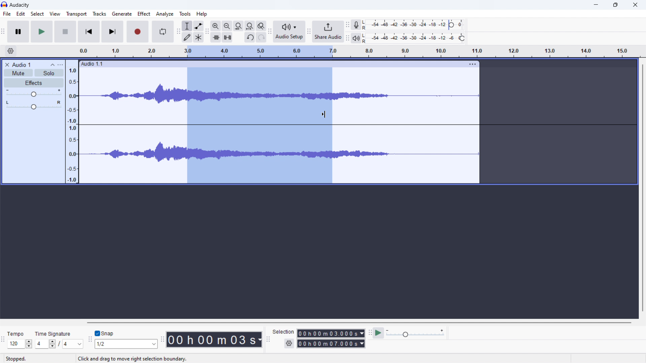 The image size is (646, 363). I want to click on settings, so click(10, 51).